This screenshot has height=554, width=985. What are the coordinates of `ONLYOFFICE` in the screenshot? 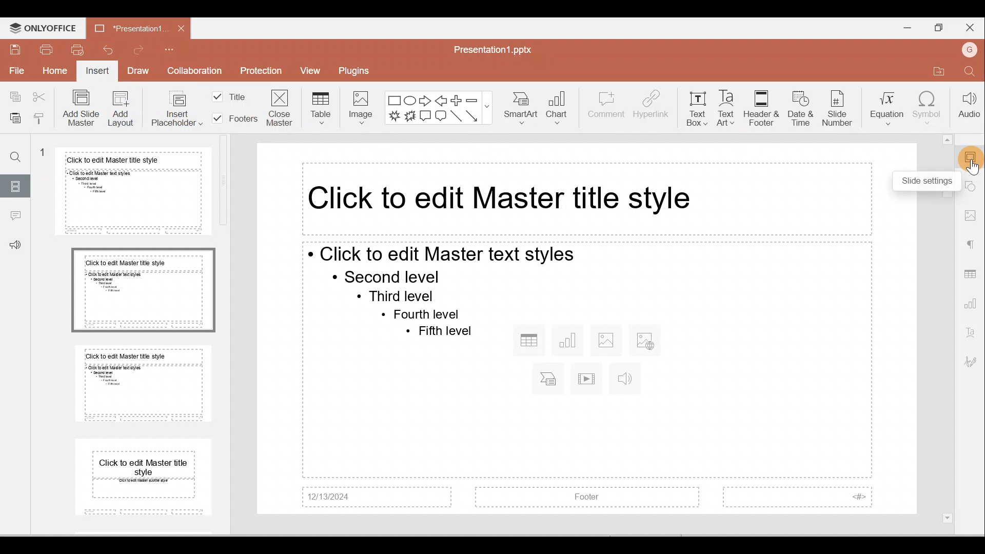 It's located at (42, 28).